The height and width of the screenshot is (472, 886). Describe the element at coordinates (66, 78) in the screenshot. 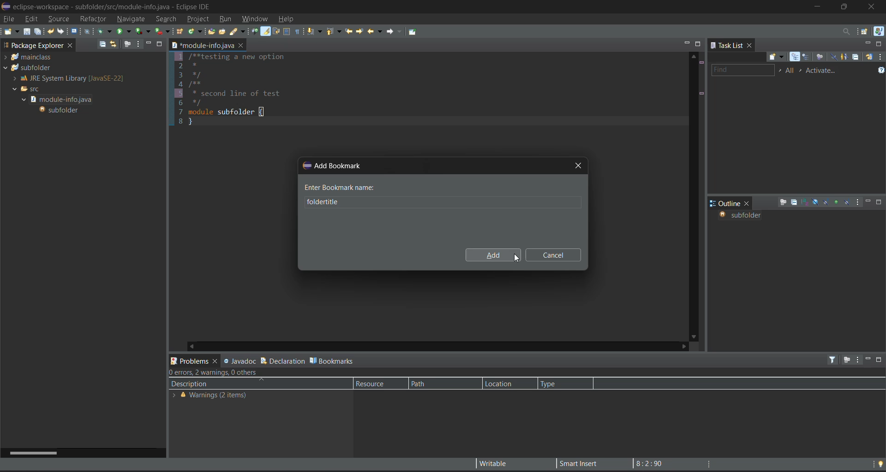

I see `JRE System Library [JavaSE-22]` at that location.